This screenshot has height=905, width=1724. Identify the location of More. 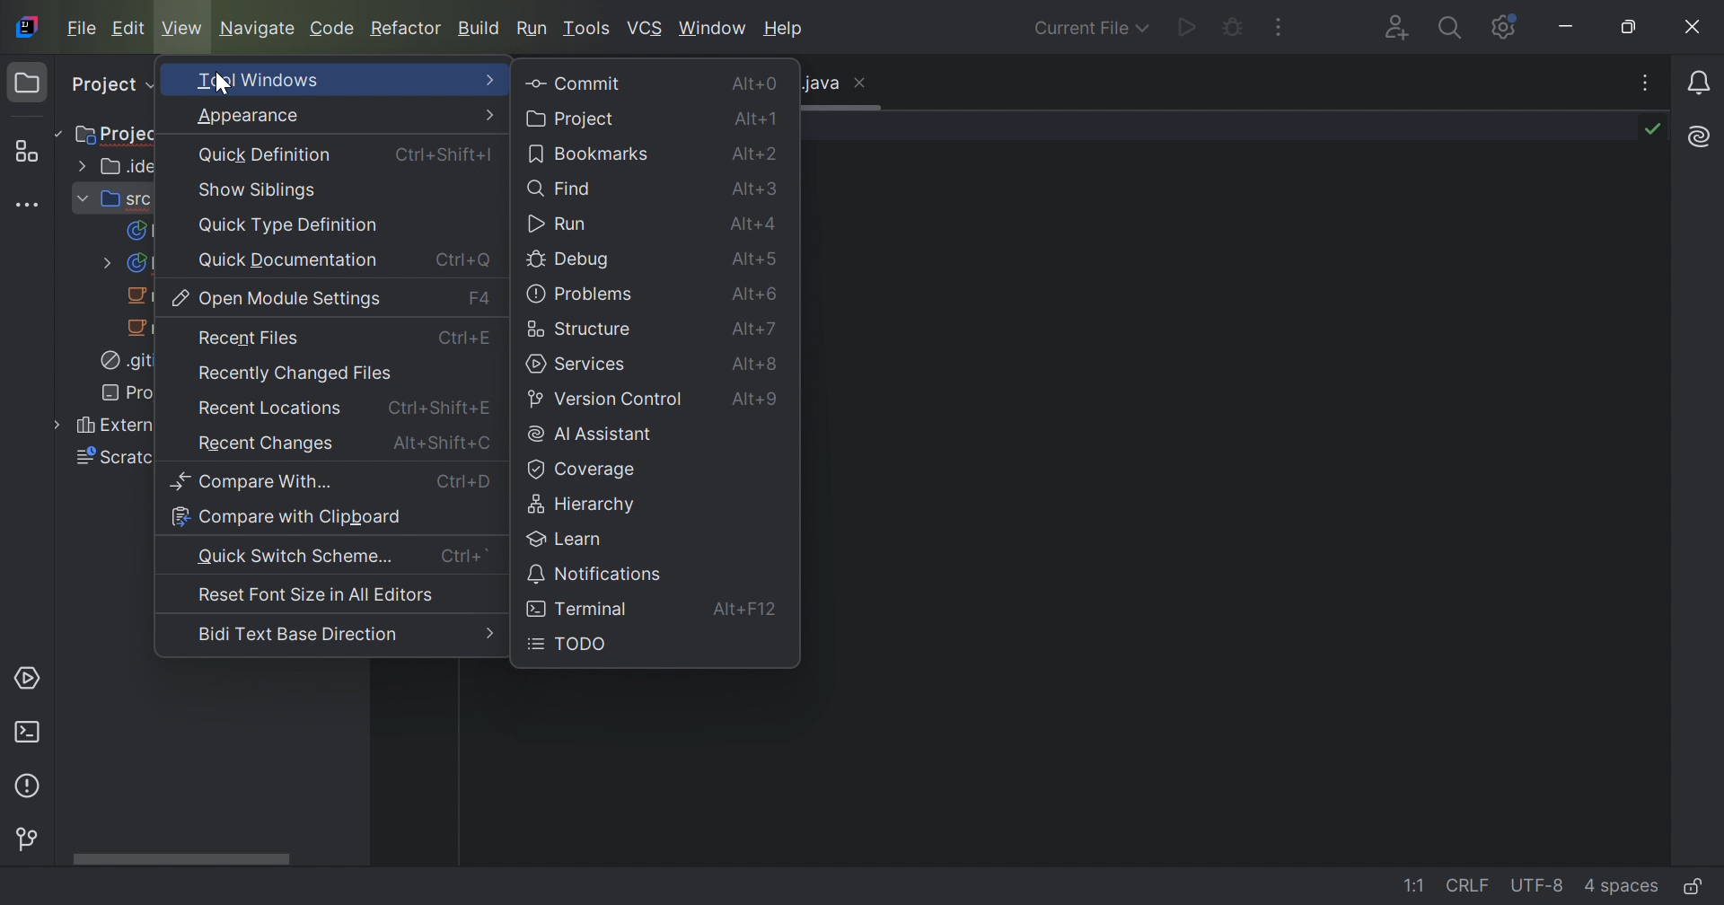
(489, 635).